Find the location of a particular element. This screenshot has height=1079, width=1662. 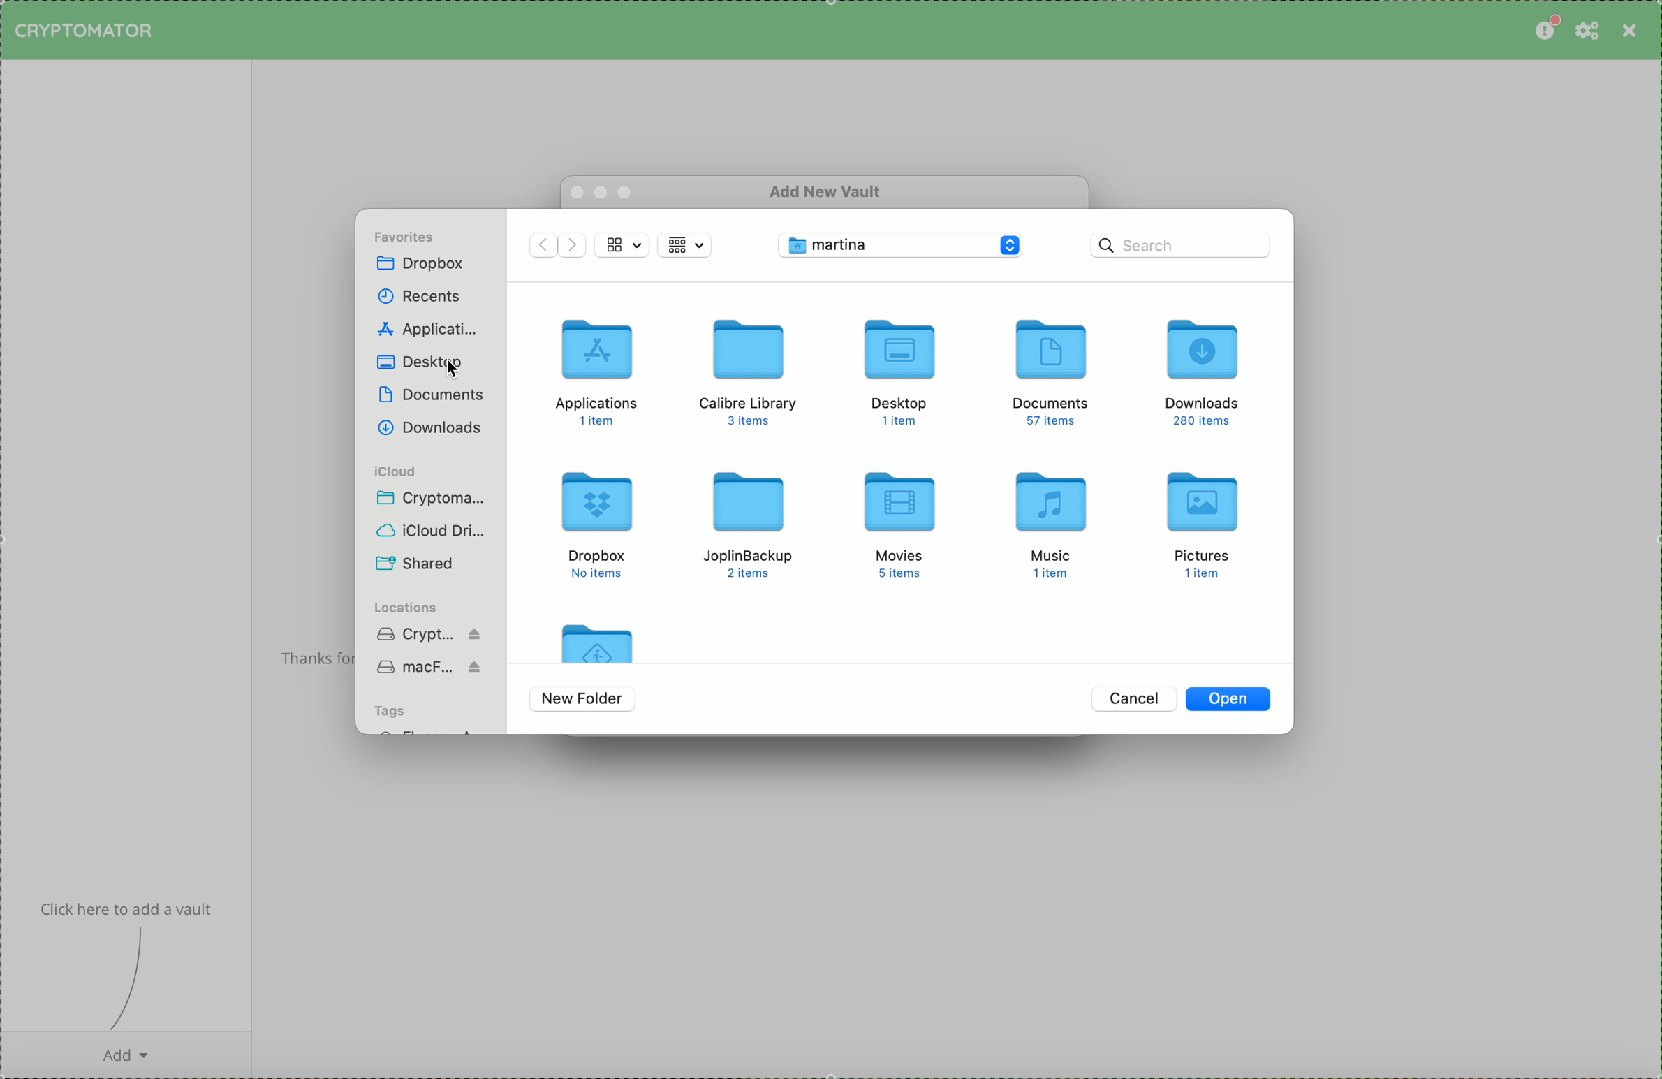

downloads is located at coordinates (431, 428).